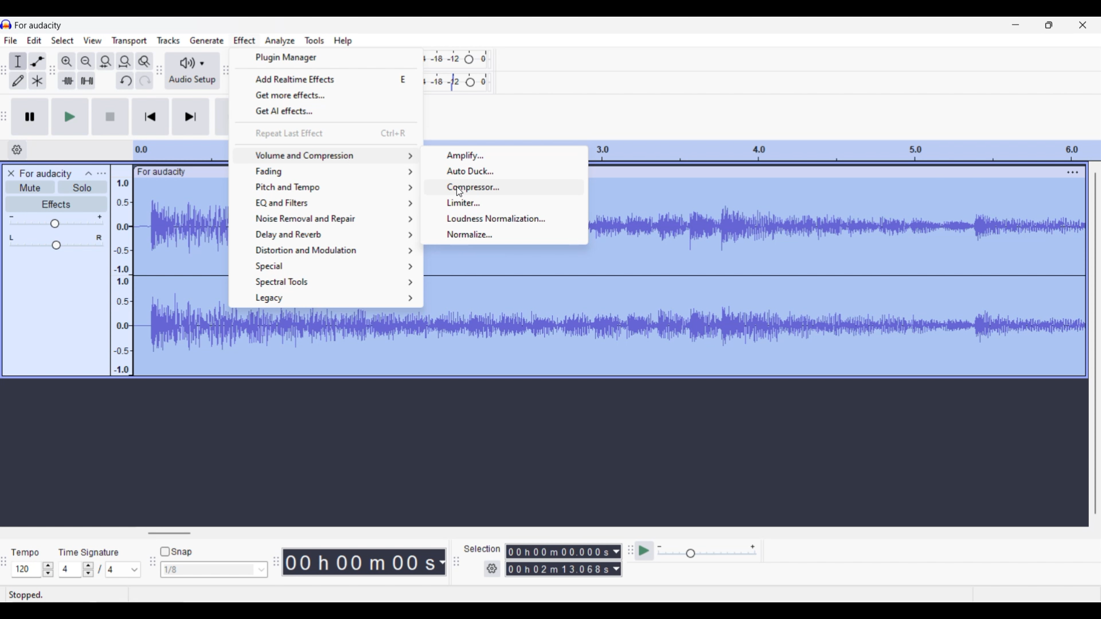 This screenshot has height=619, width=1101. I want to click on Mute, so click(30, 187).